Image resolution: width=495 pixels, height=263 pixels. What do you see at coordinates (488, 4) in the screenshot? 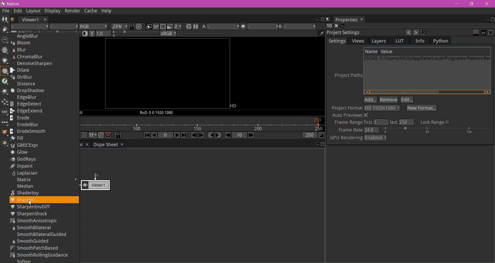
I see `Close` at bounding box center [488, 4].